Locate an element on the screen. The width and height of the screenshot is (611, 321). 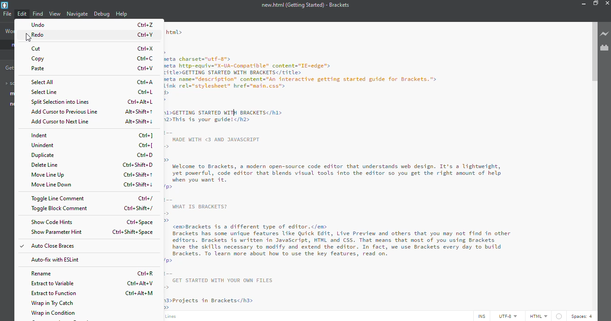
auto fix is located at coordinates (58, 259).